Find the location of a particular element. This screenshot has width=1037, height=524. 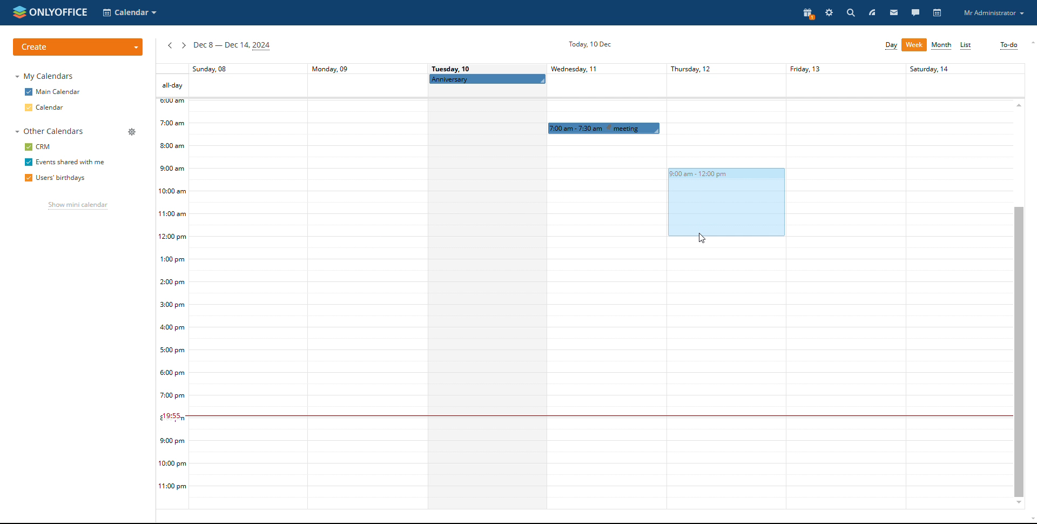

talk is located at coordinates (916, 12).